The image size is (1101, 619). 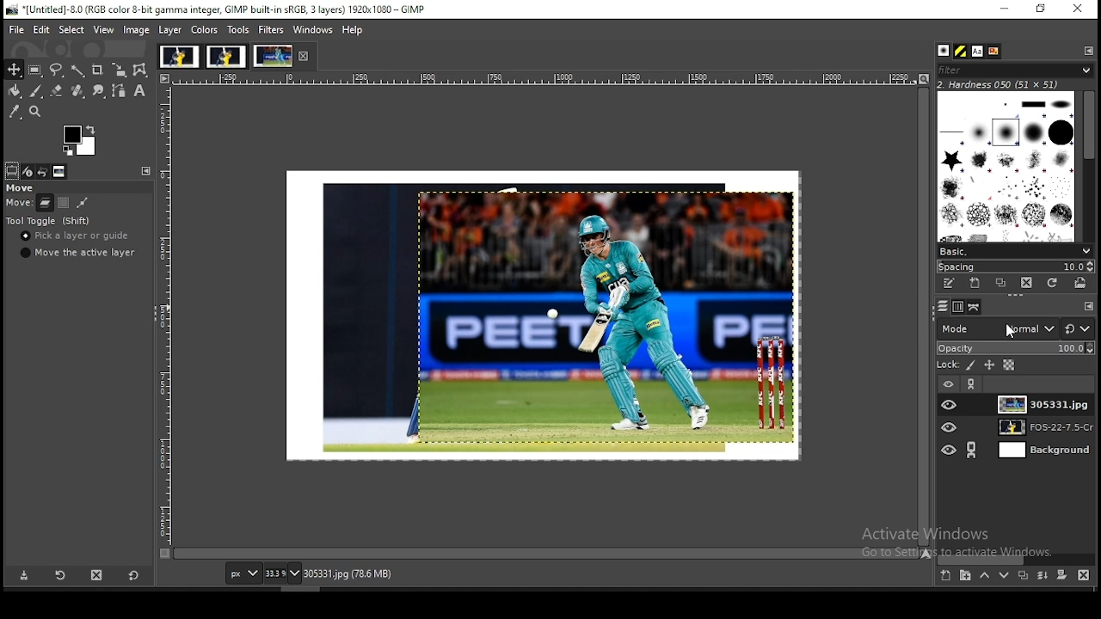 I want to click on save tool preset, so click(x=22, y=576).